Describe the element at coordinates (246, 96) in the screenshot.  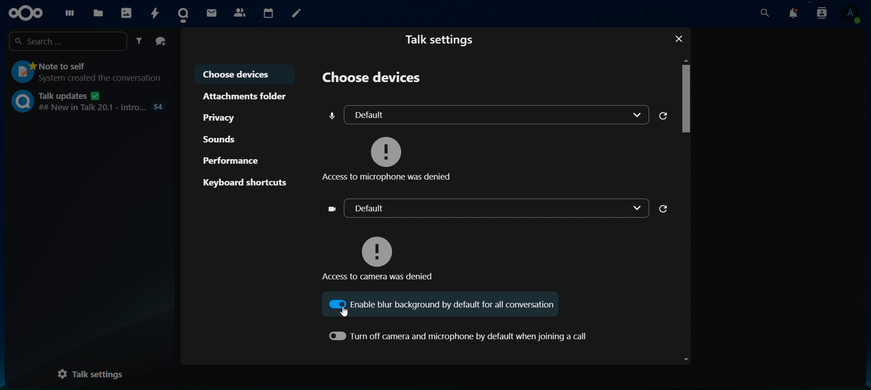
I see `attachments` at that location.